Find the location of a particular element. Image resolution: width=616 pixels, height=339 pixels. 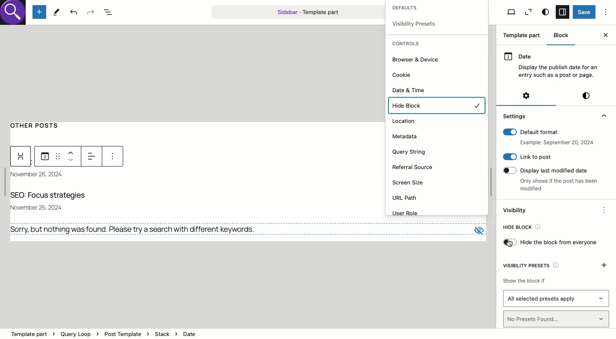

Add is located at coordinates (604, 265).